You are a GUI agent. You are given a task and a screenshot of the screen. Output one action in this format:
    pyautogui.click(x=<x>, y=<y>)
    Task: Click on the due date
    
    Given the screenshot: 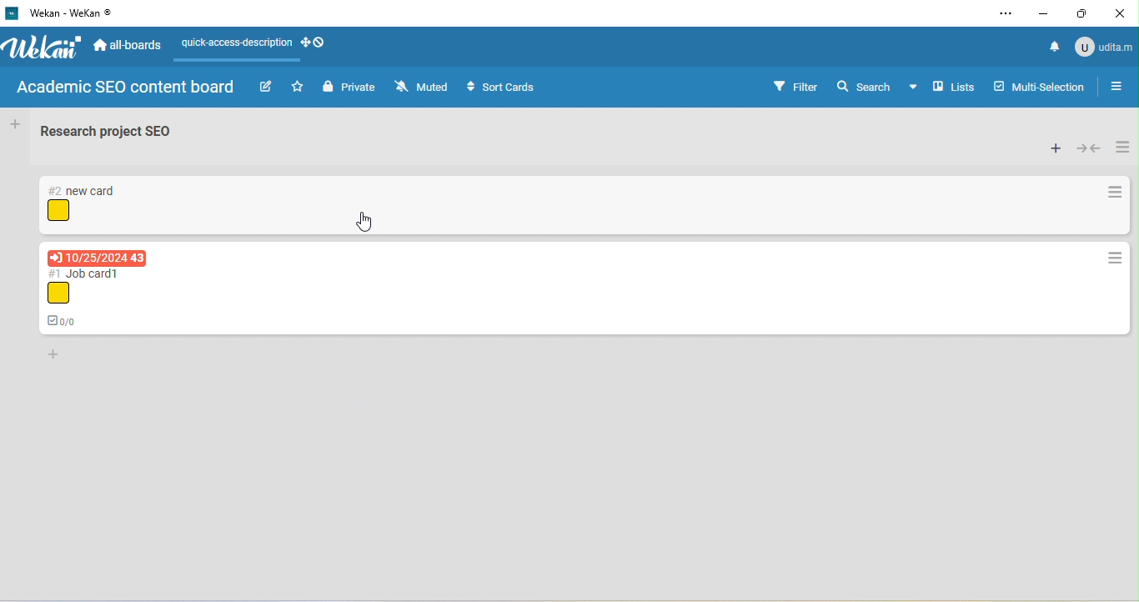 What is the action you would take?
    pyautogui.click(x=97, y=258)
    